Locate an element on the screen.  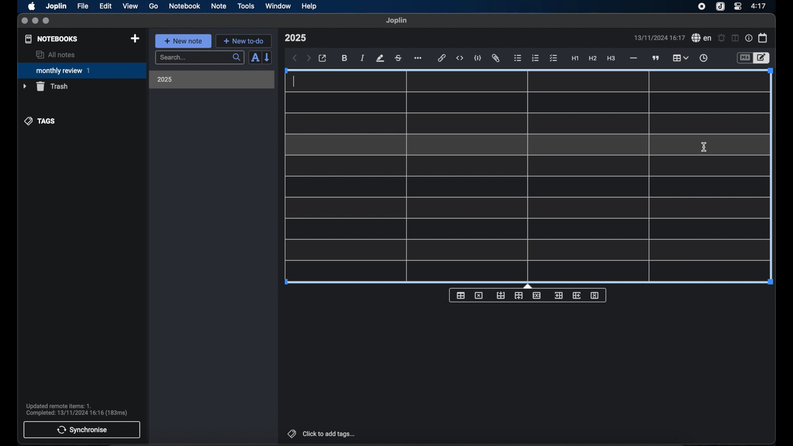
bulleted list is located at coordinates (518, 58).